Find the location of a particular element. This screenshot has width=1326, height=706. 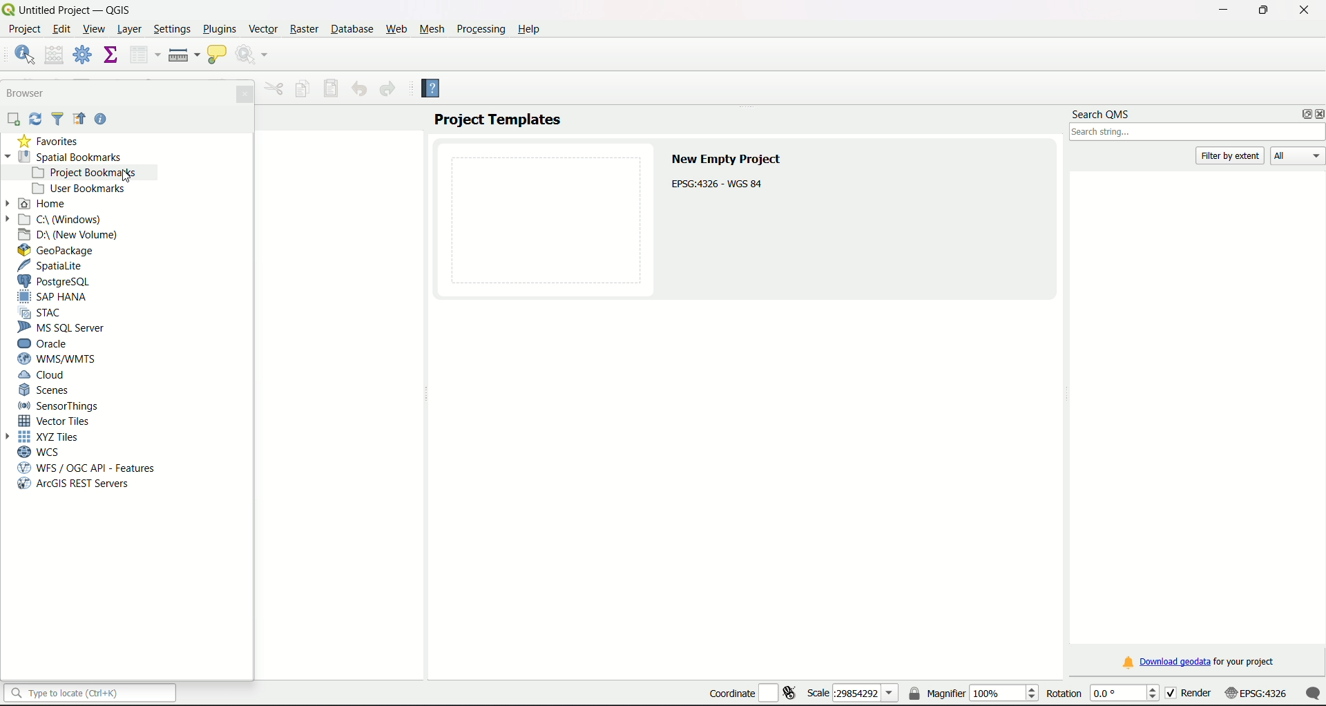

minimize is located at coordinates (1221, 10).